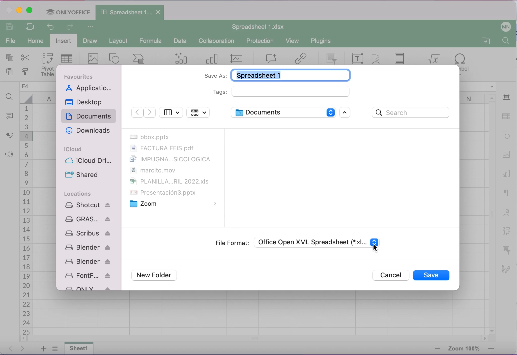 The height and width of the screenshot is (355, 517). Describe the element at coordinates (198, 112) in the screenshot. I see `group items by` at that location.